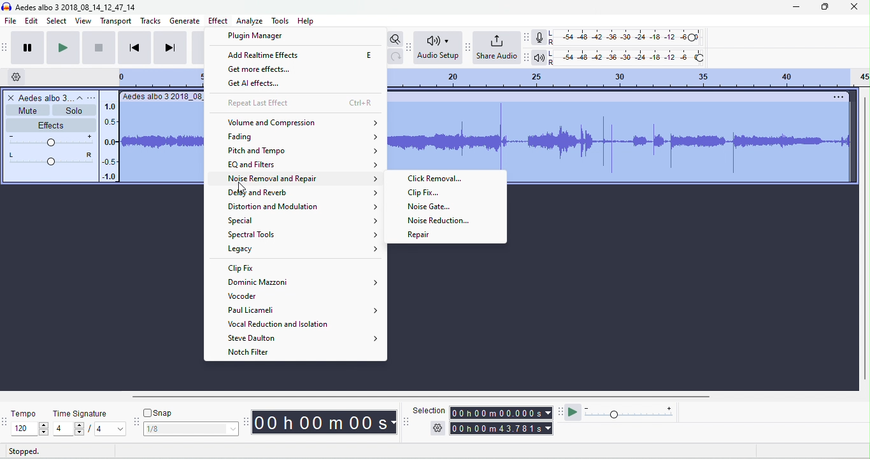 The width and height of the screenshot is (870, 459). Describe the element at coordinates (184, 21) in the screenshot. I see `generate` at that location.